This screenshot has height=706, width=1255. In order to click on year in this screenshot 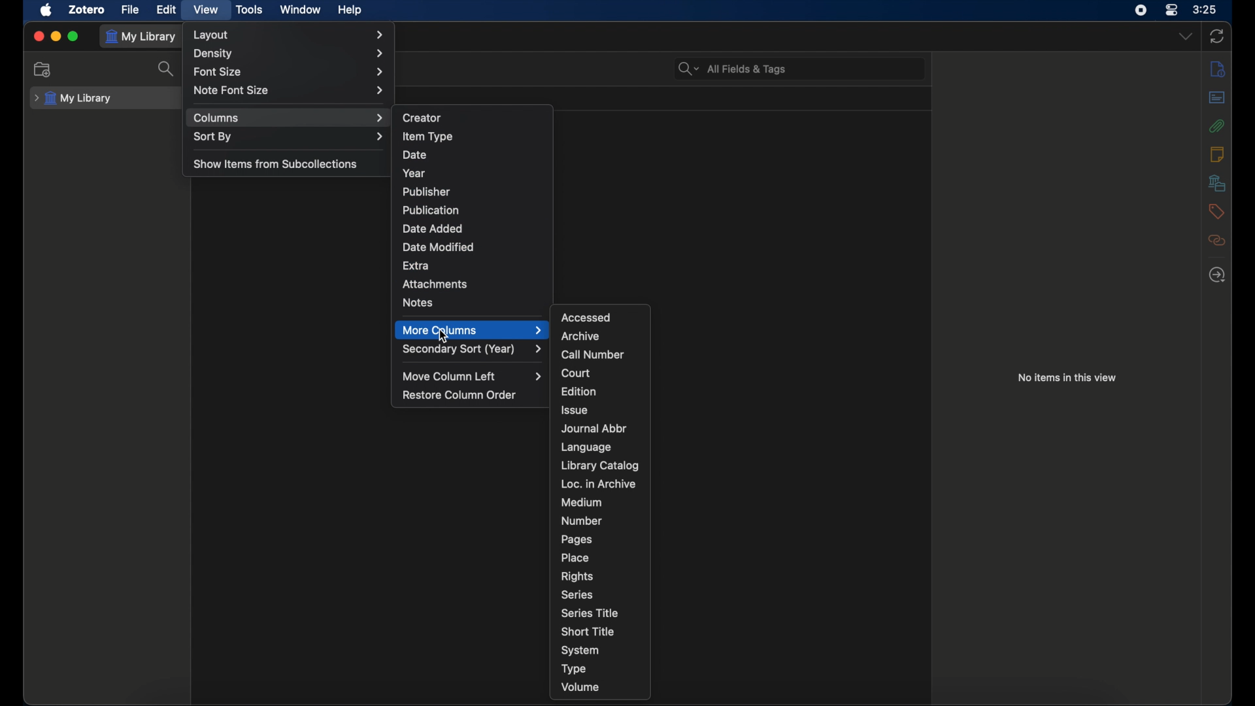, I will do `click(414, 173)`.